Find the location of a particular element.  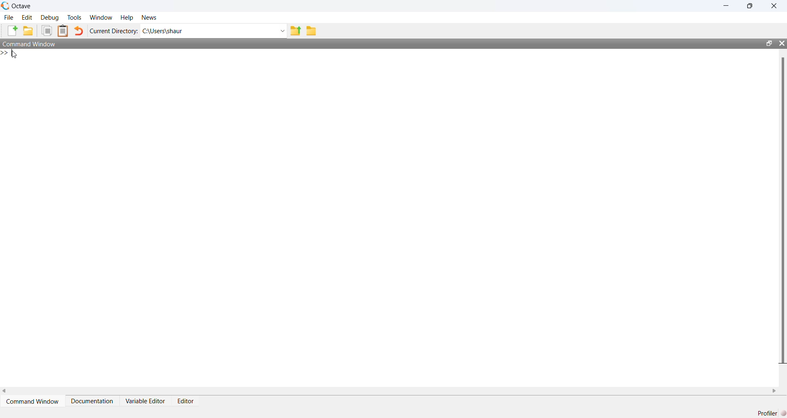

minimise is located at coordinates (727, 5).